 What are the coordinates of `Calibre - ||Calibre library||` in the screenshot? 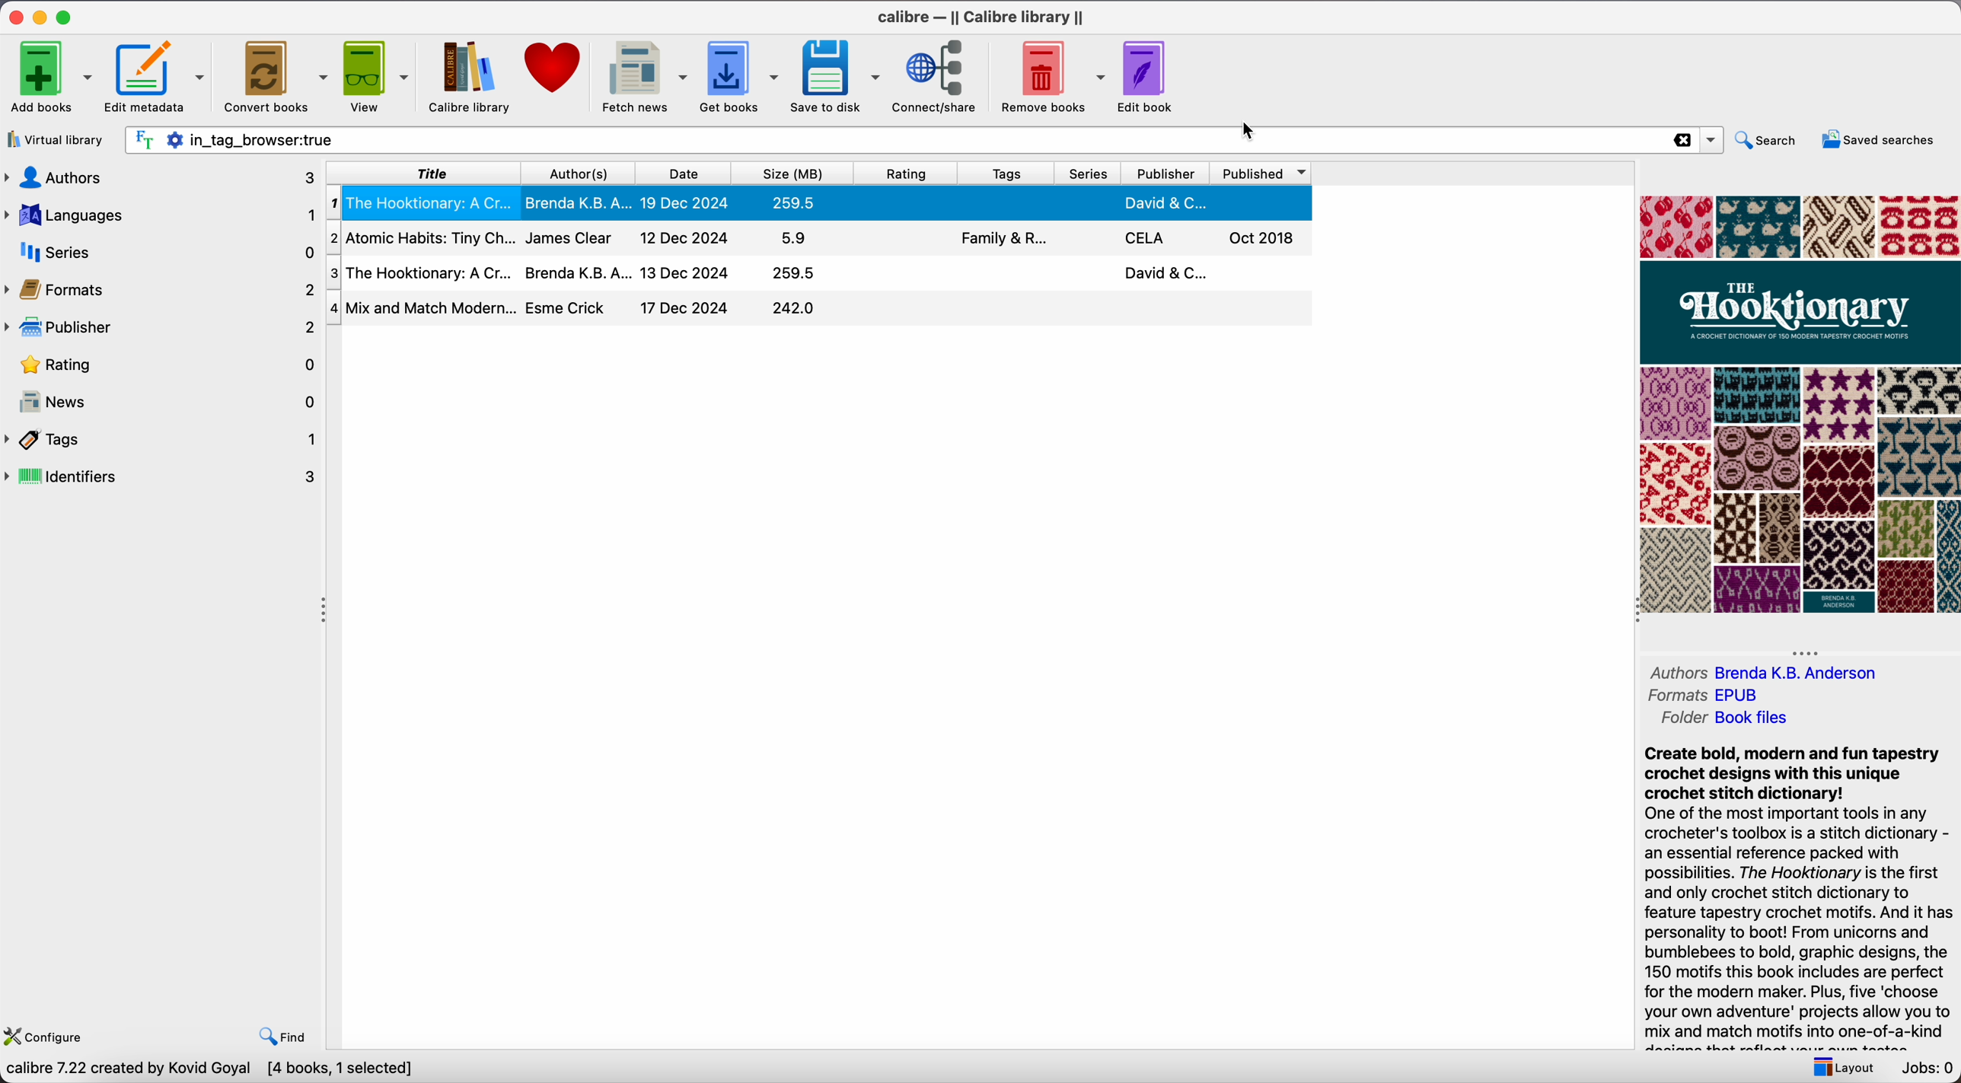 It's located at (981, 16).